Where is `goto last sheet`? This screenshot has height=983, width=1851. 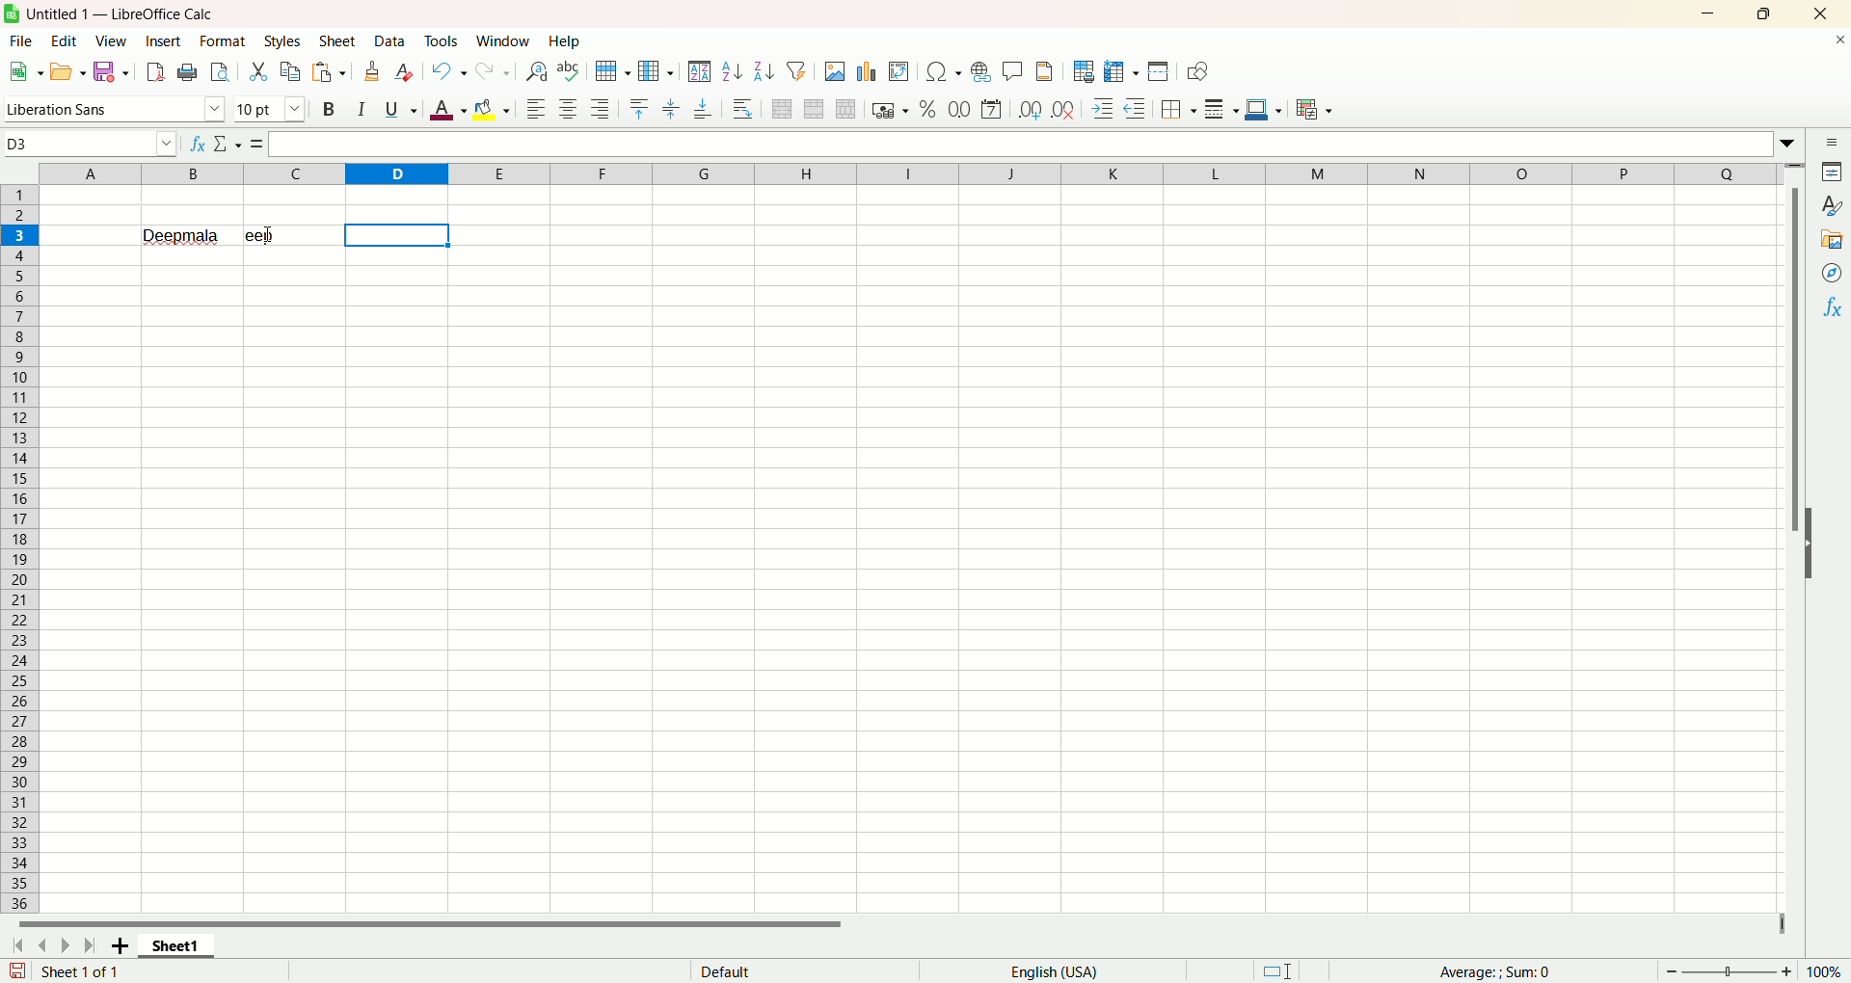 goto last sheet is located at coordinates (87, 945).